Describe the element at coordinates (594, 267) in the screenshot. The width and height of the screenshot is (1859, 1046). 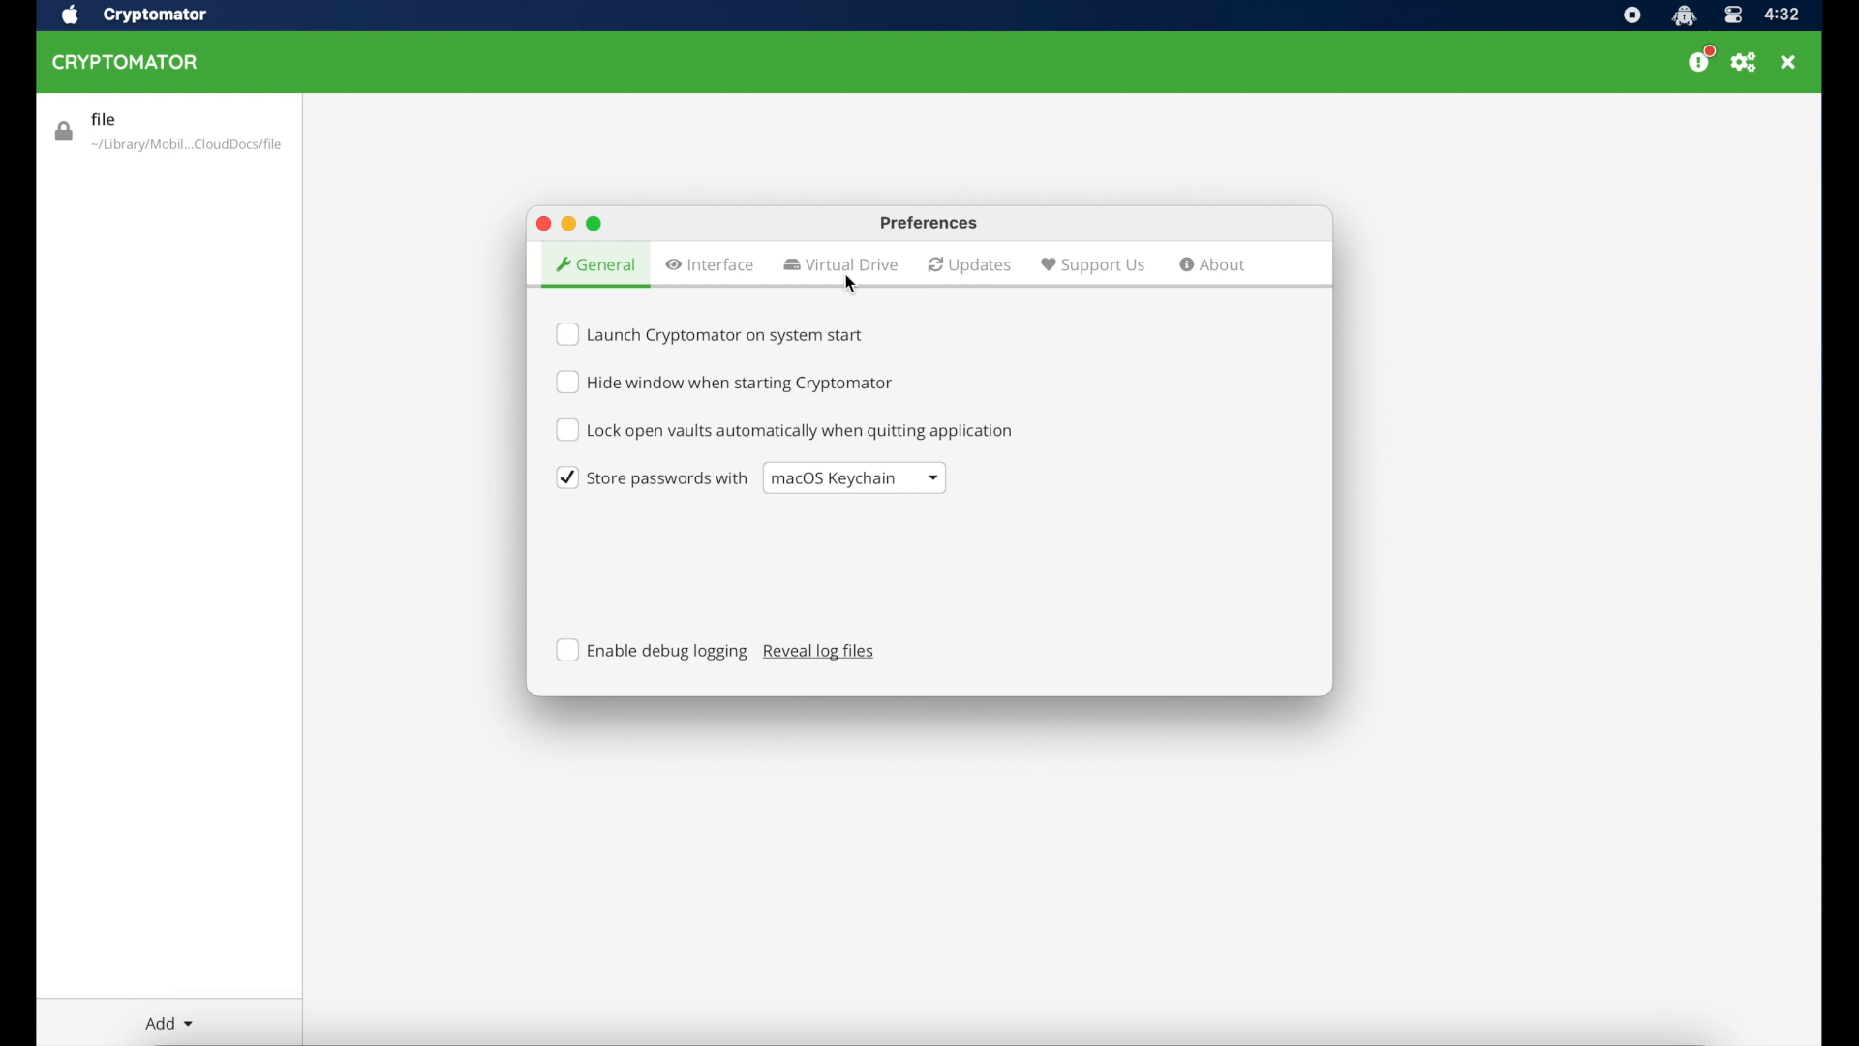
I see `general` at that location.